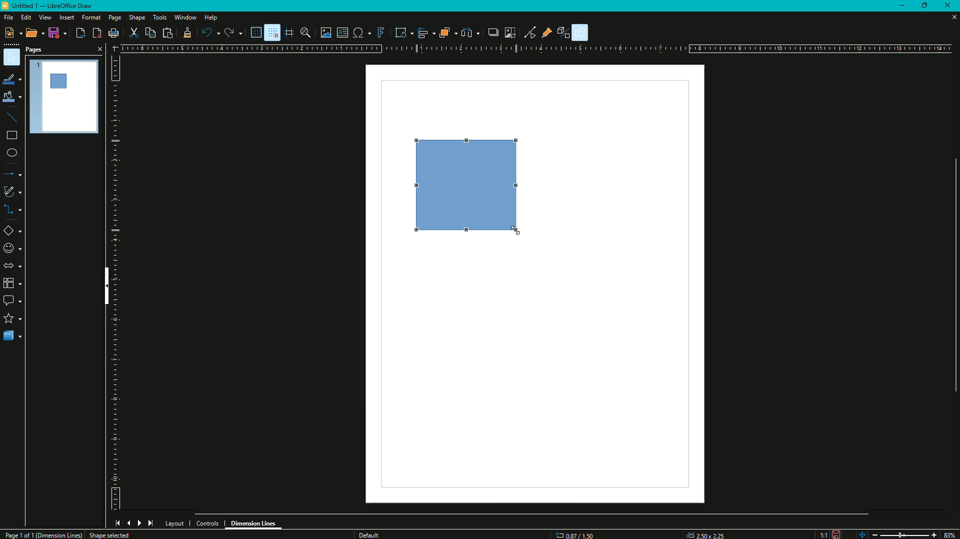  What do you see at coordinates (134, 32) in the screenshot?
I see `Cut` at bounding box center [134, 32].